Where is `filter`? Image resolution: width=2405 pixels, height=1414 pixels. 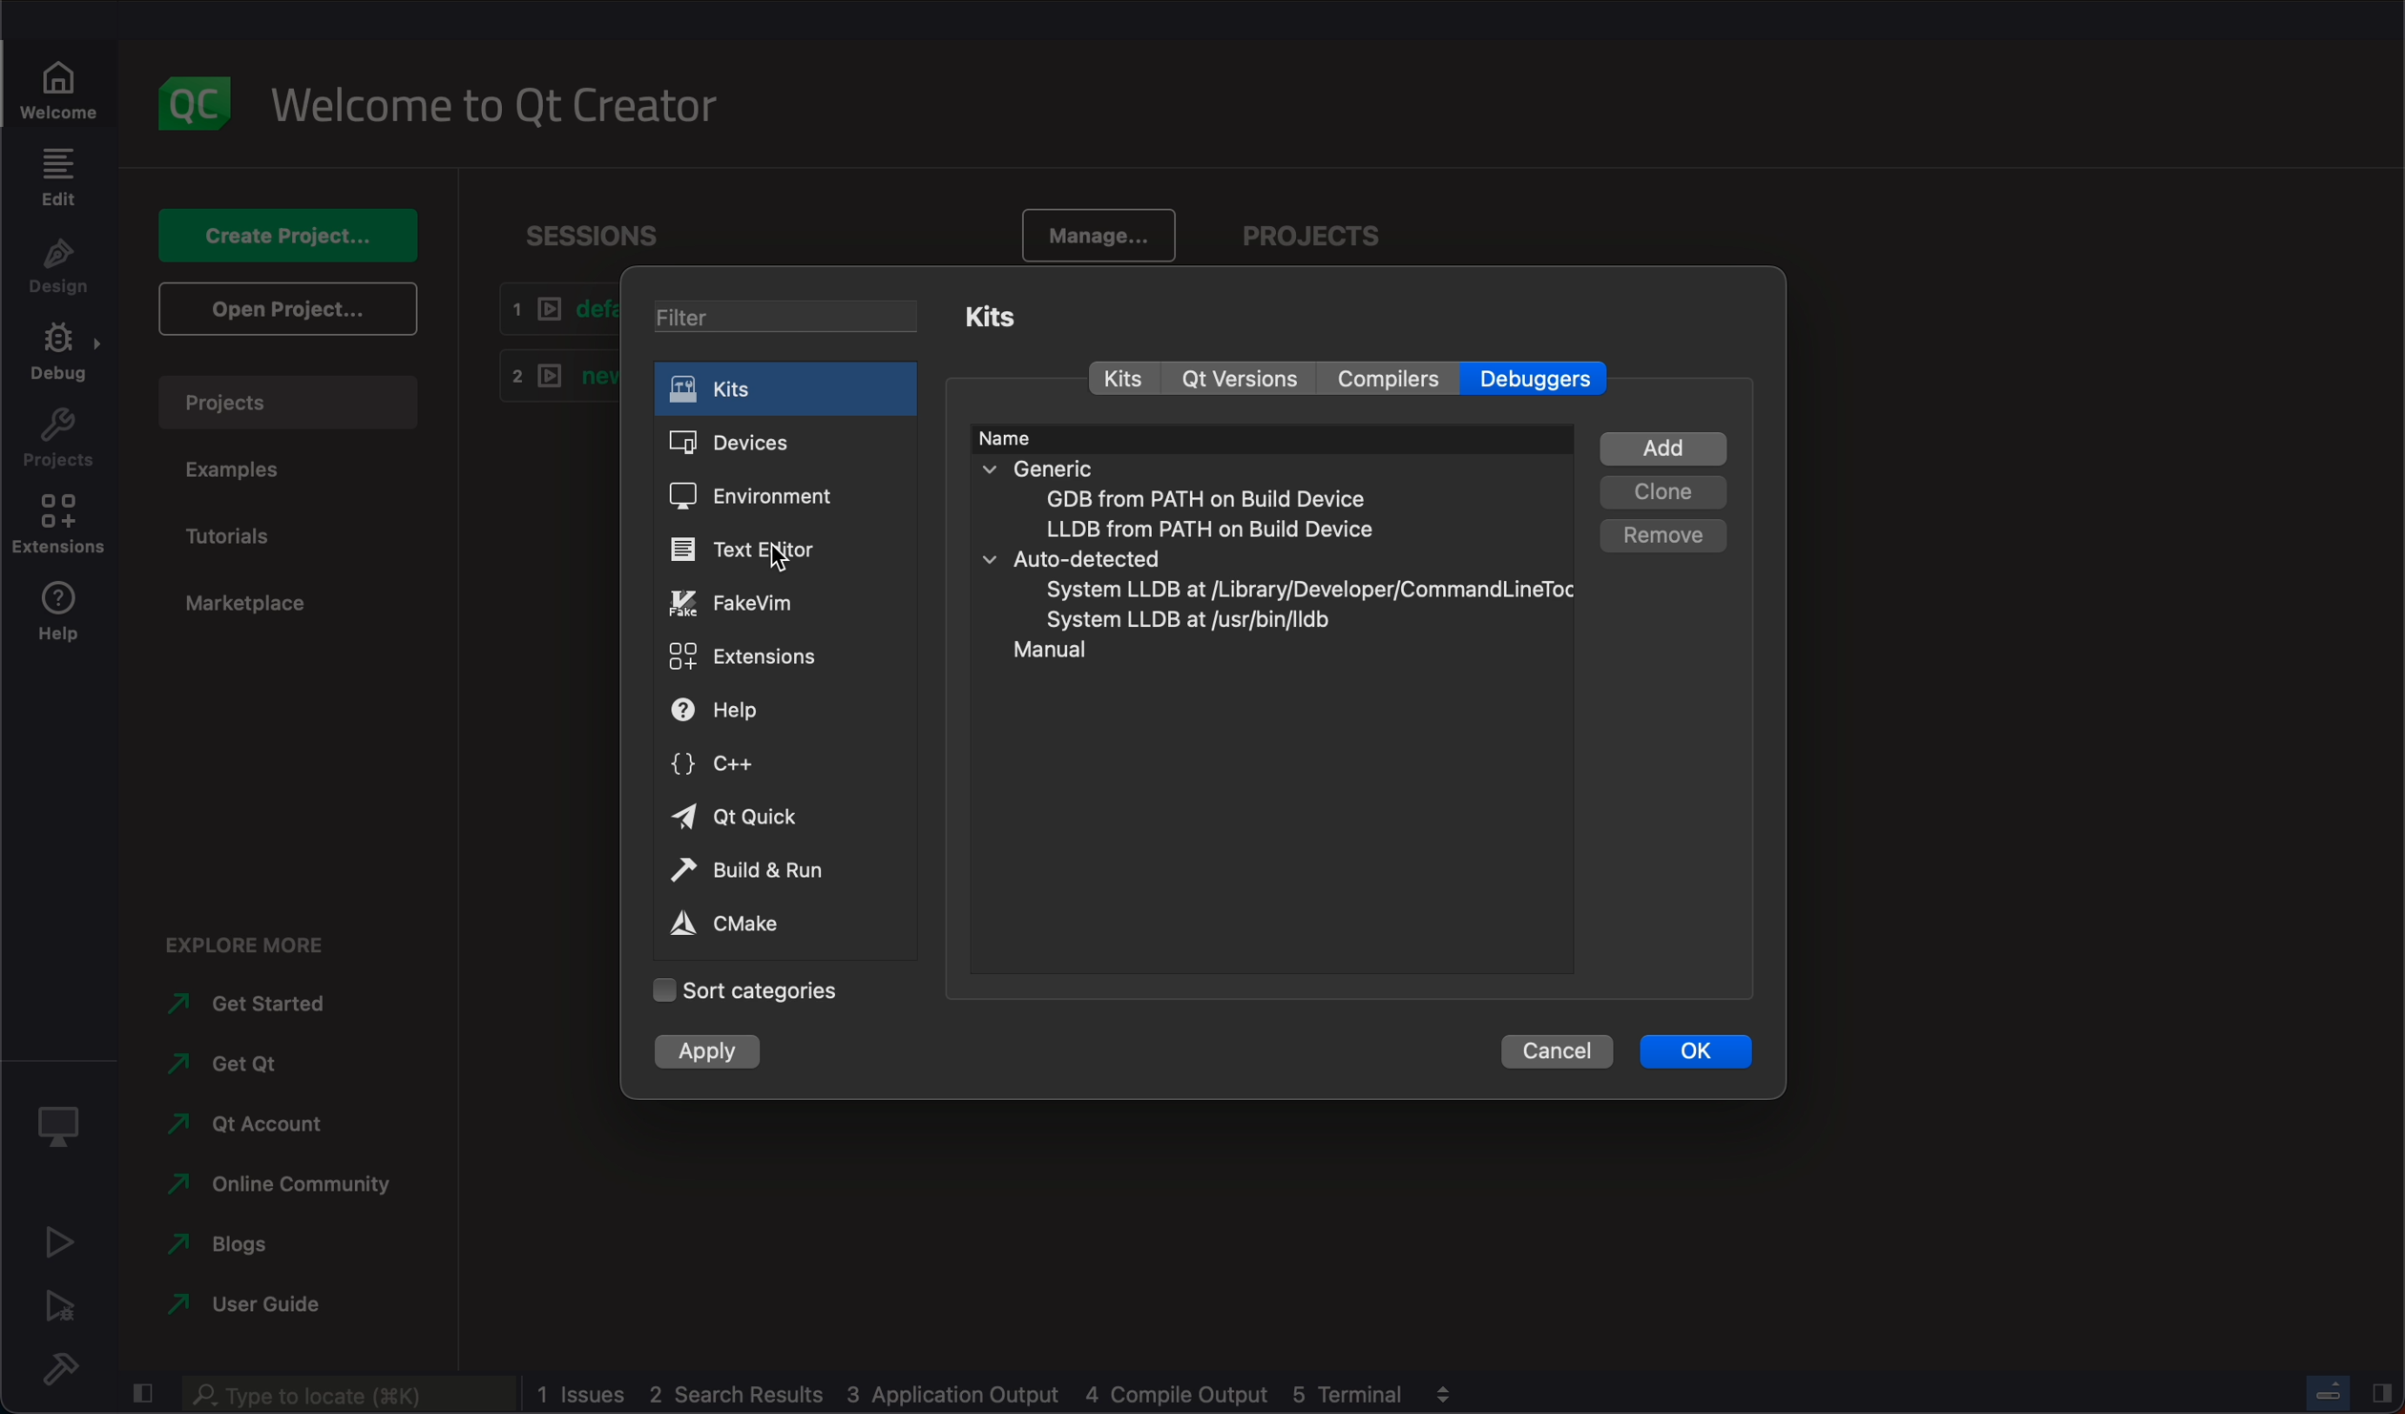 filter is located at coordinates (799, 320).